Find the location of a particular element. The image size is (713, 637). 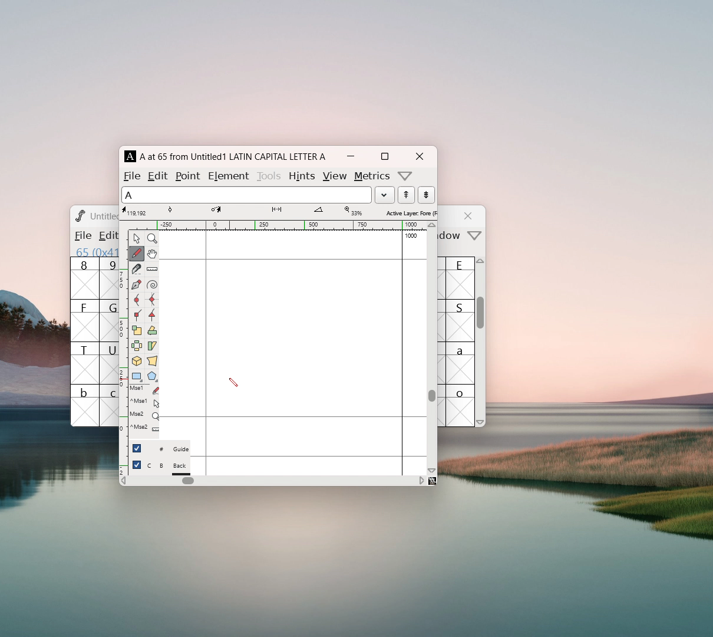

more options is located at coordinates (475, 237).